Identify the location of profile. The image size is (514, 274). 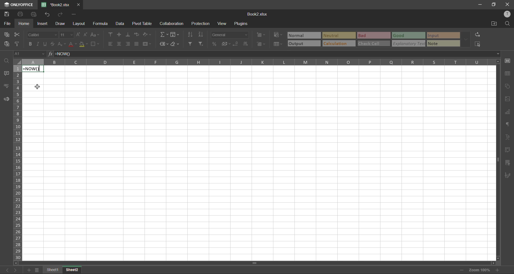
(508, 15).